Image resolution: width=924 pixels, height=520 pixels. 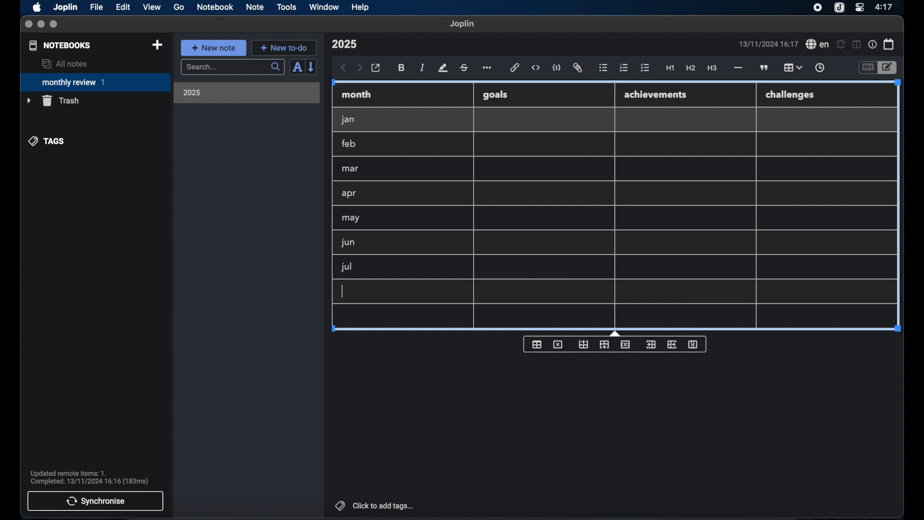 I want to click on screen recorder icon, so click(x=818, y=8).